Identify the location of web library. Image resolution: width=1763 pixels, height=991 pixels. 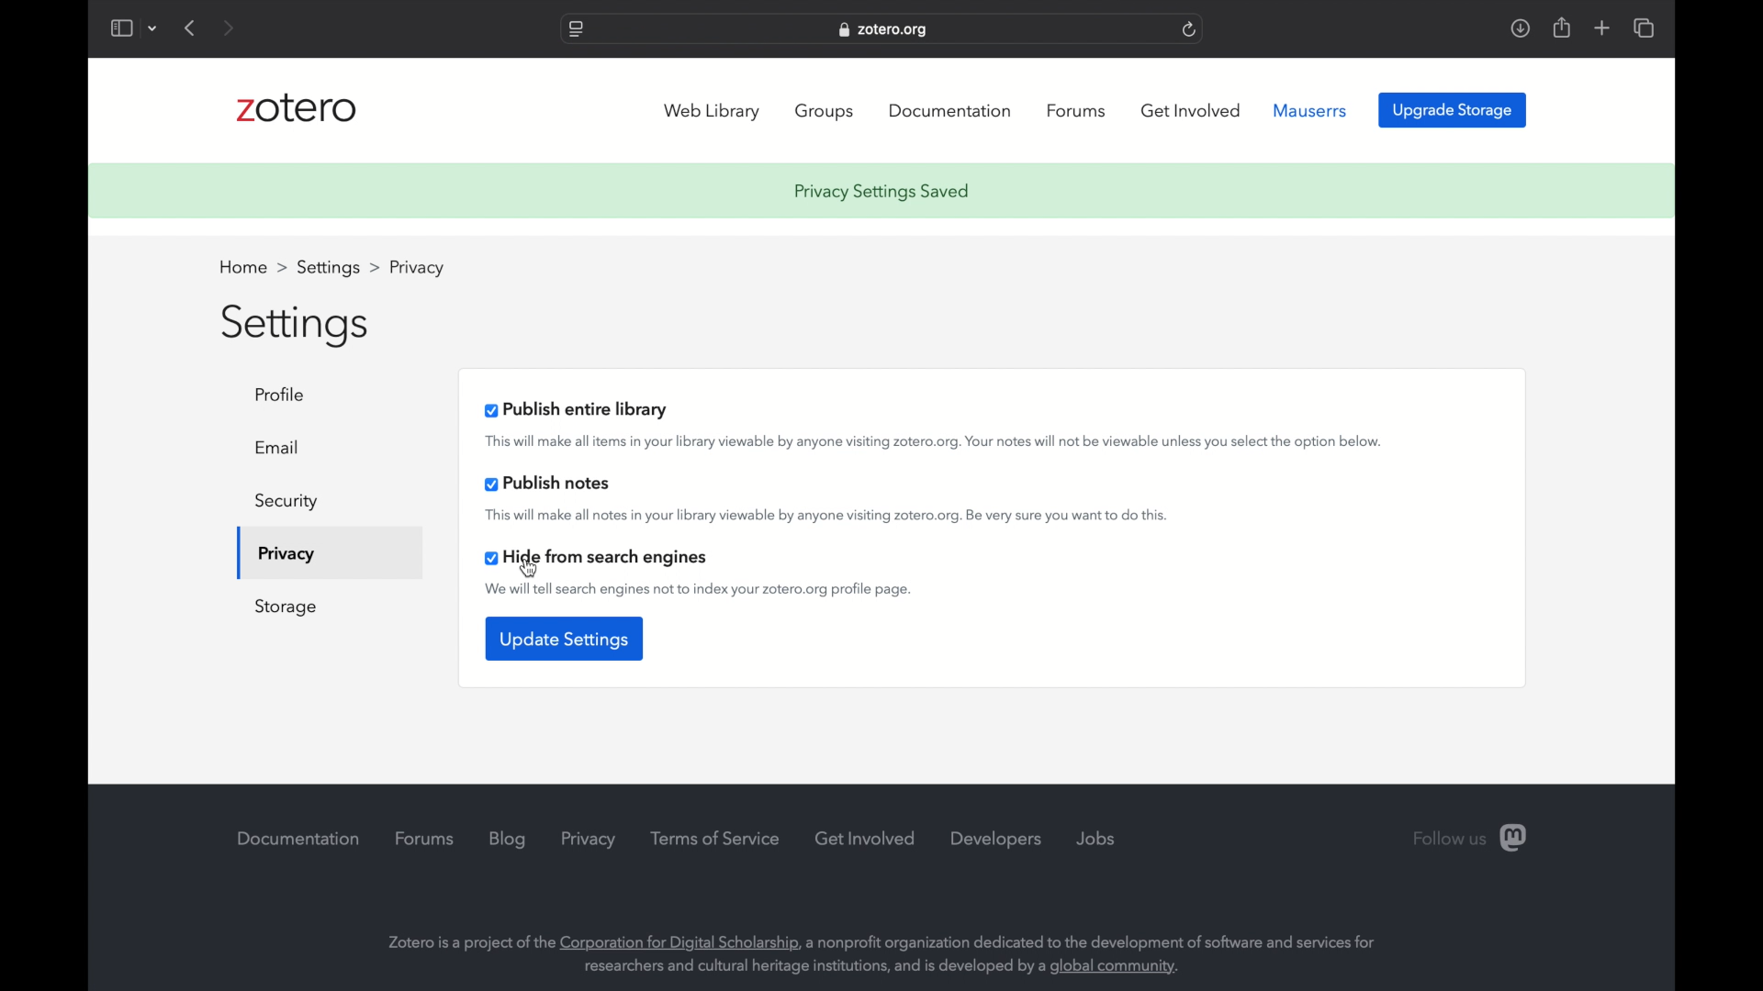
(713, 112).